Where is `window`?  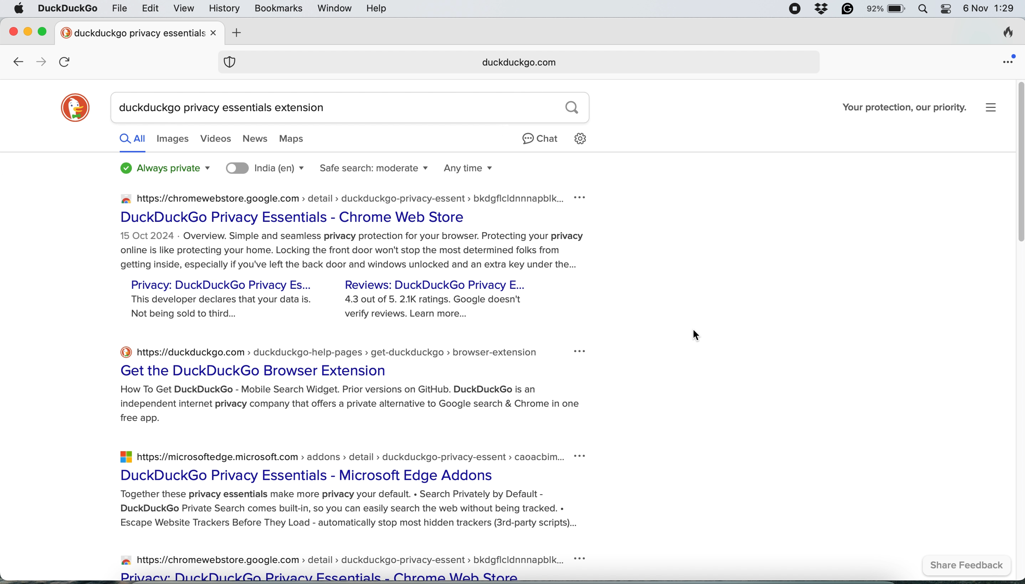
window is located at coordinates (335, 10).